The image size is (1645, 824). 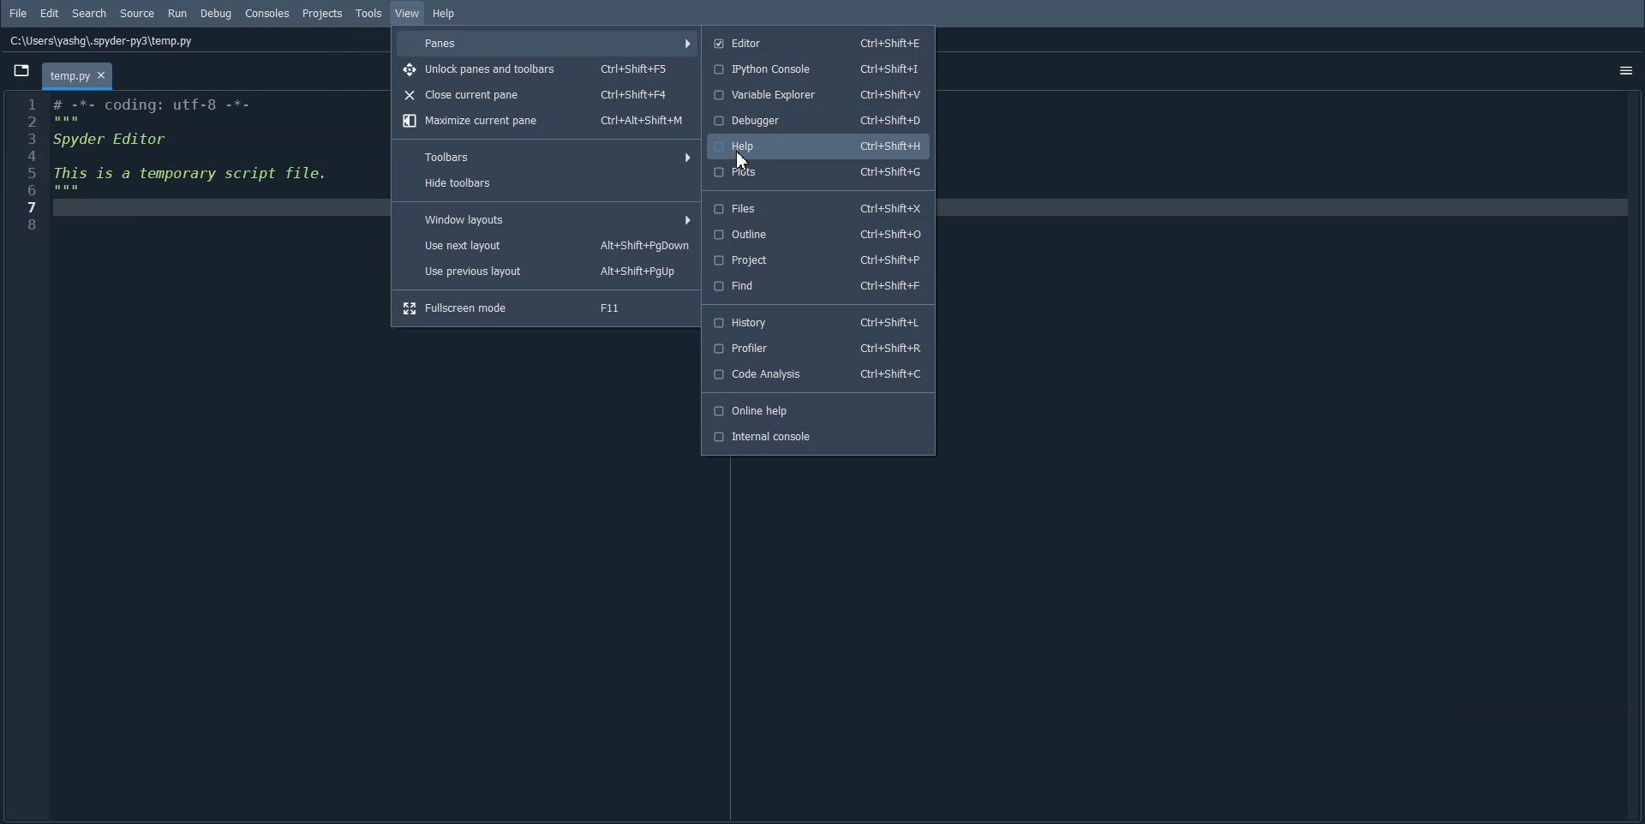 What do you see at coordinates (741, 160) in the screenshot?
I see `Cursor` at bounding box center [741, 160].